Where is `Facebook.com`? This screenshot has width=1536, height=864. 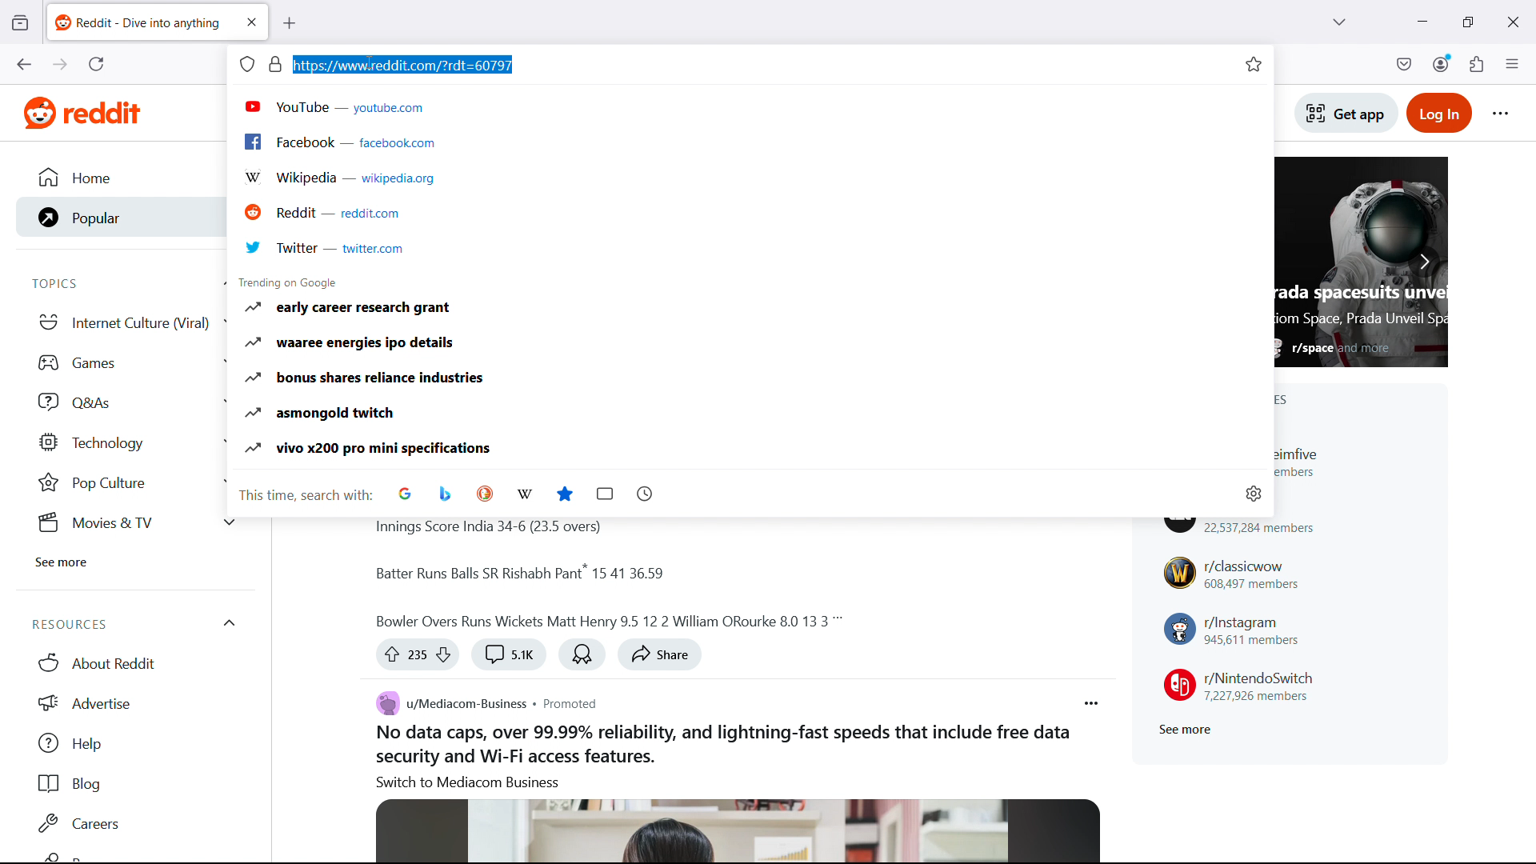 Facebook.com is located at coordinates (752, 139).